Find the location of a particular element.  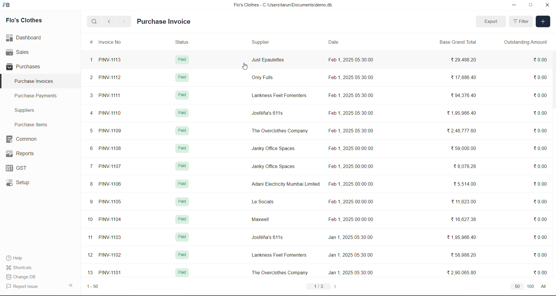

Feb 1, 2025 05:30:00 is located at coordinates (351, 95).